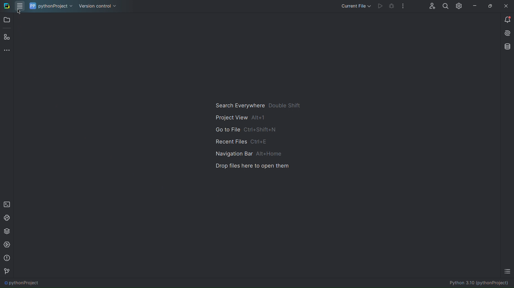 Image resolution: width=514 pixels, height=288 pixels. What do you see at coordinates (507, 272) in the screenshot?
I see `TODO` at bounding box center [507, 272].